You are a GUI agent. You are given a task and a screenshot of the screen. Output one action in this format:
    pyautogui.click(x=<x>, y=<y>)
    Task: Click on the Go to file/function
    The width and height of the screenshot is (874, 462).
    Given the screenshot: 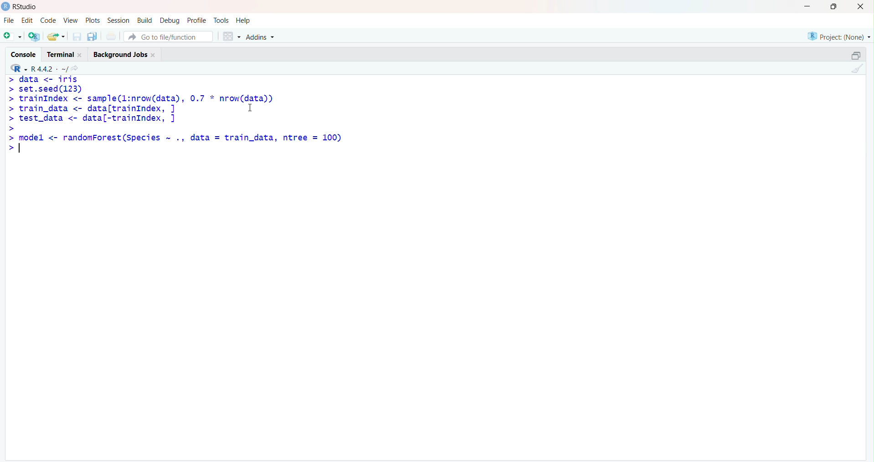 What is the action you would take?
    pyautogui.click(x=168, y=35)
    